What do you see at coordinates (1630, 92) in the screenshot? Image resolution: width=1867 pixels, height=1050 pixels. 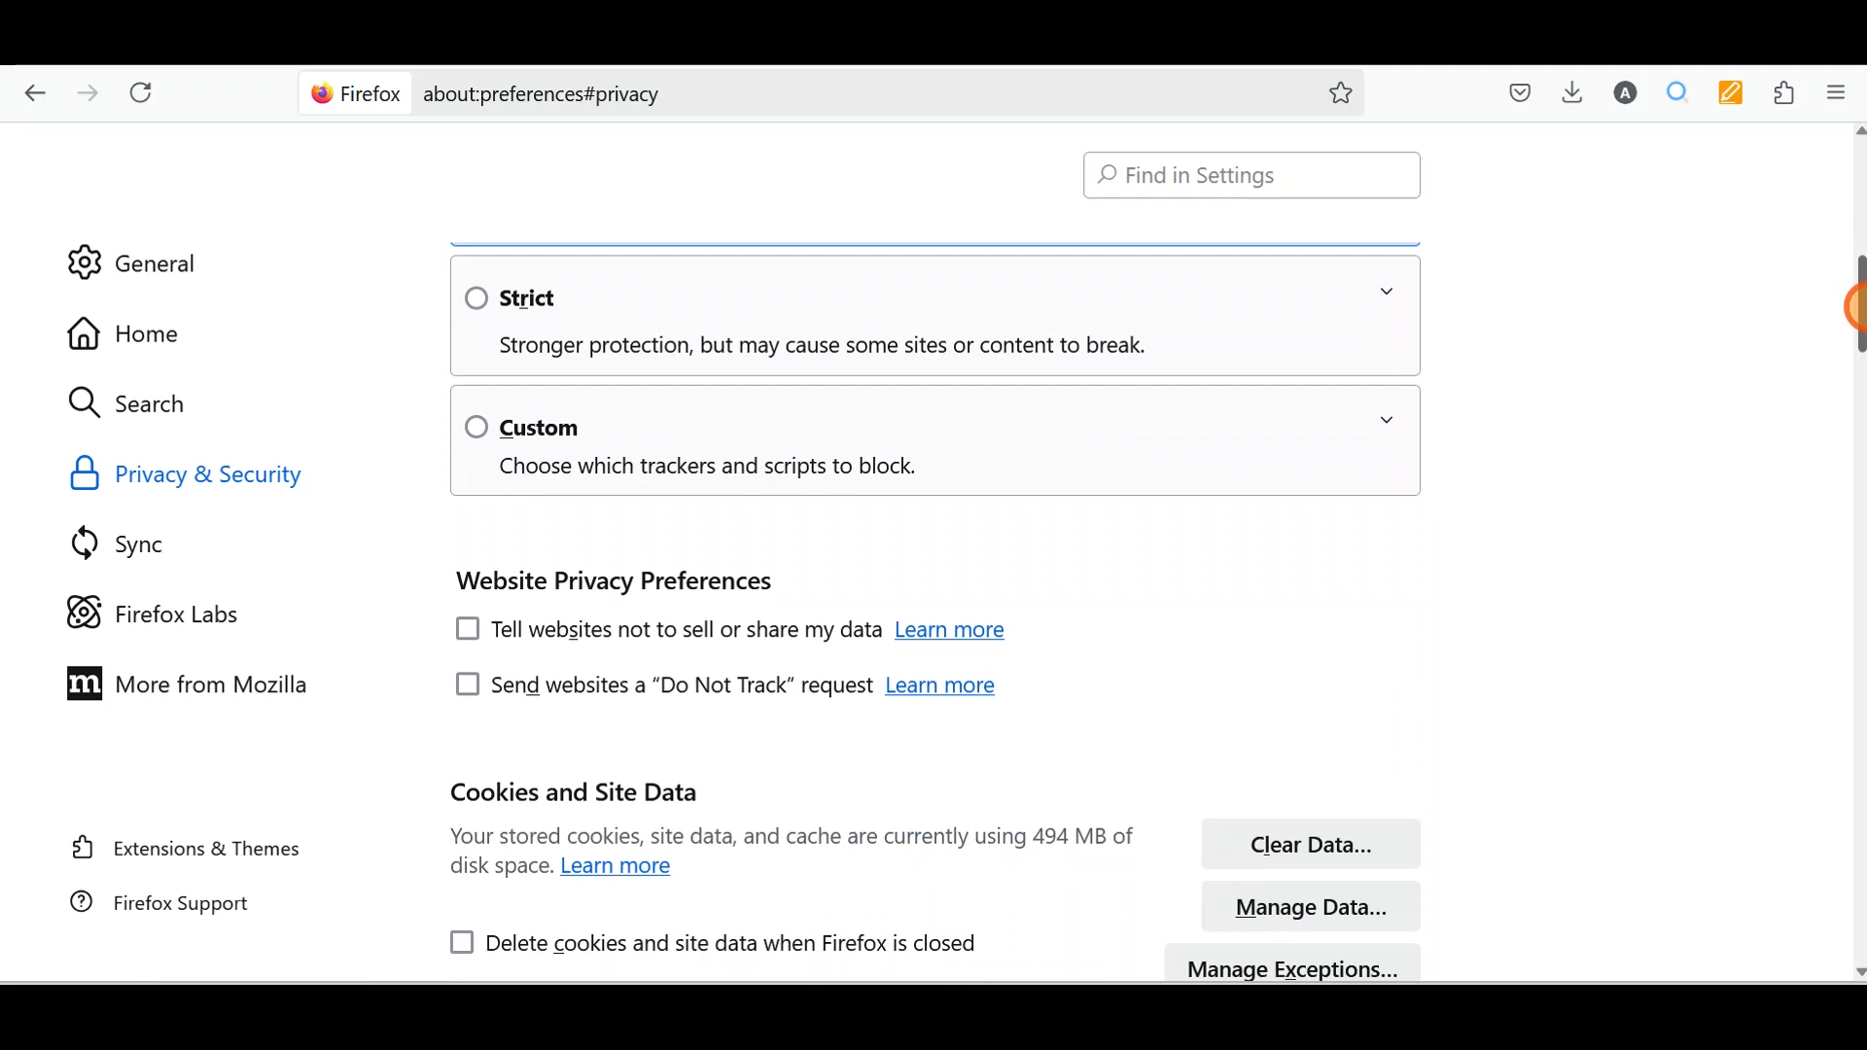 I see `Account` at bounding box center [1630, 92].